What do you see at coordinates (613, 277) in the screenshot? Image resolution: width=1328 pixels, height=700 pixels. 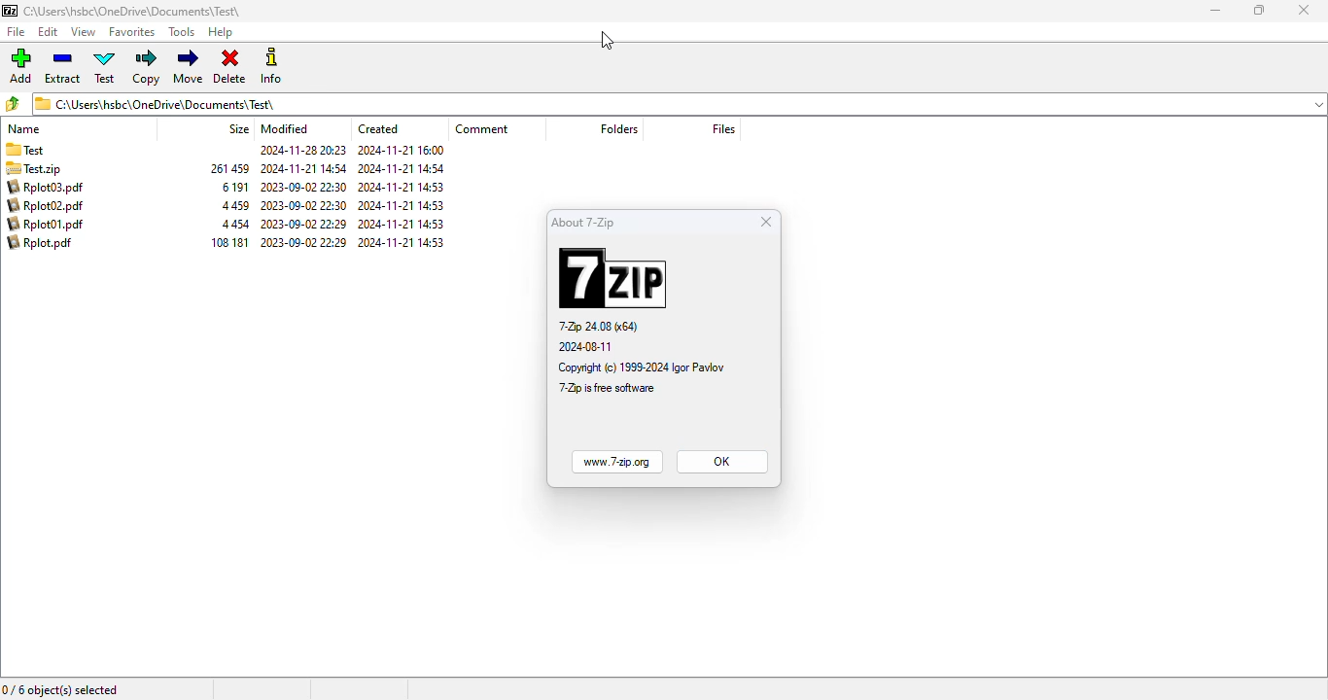 I see `7-Zip logo` at bounding box center [613, 277].